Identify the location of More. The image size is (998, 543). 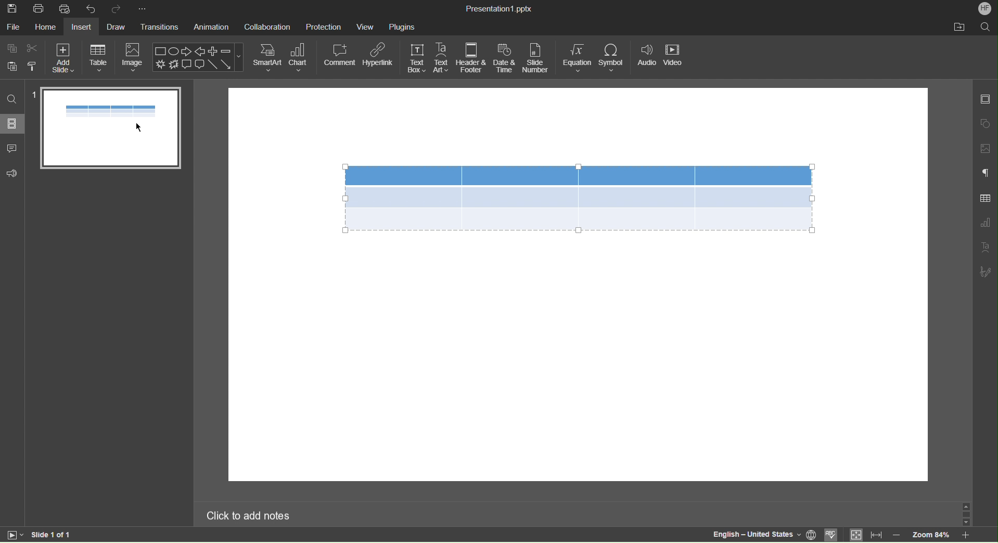
(147, 9).